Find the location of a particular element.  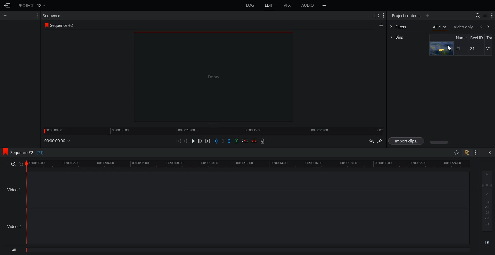

Toggle auto track sync is located at coordinates (467, 152).